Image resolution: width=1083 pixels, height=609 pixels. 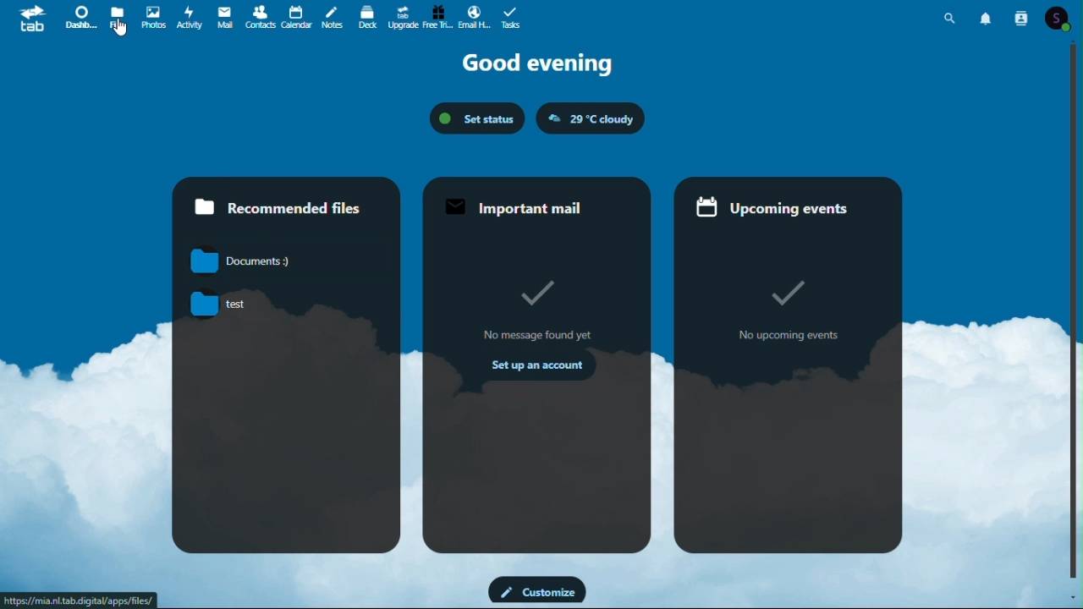 What do you see at coordinates (29, 19) in the screenshot?
I see `tab` at bounding box center [29, 19].